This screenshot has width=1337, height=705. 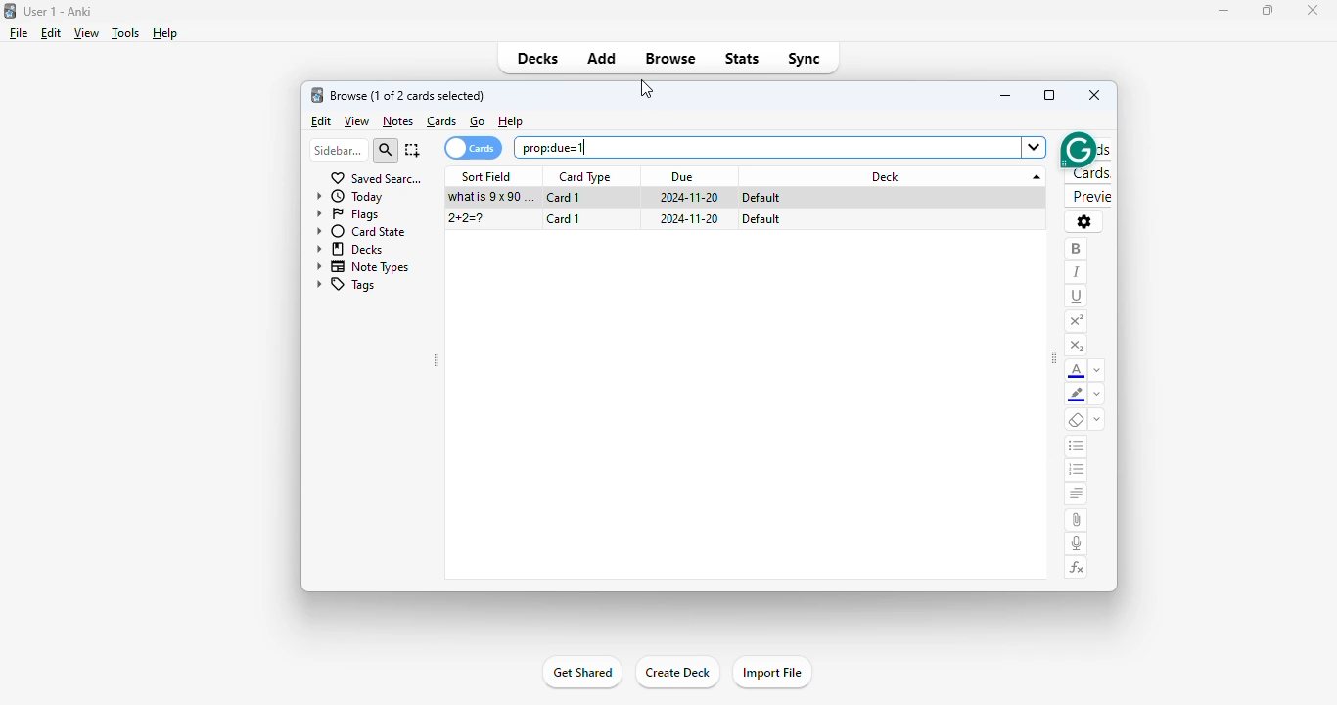 What do you see at coordinates (60, 13) in the screenshot?
I see `User 1 - Anki` at bounding box center [60, 13].